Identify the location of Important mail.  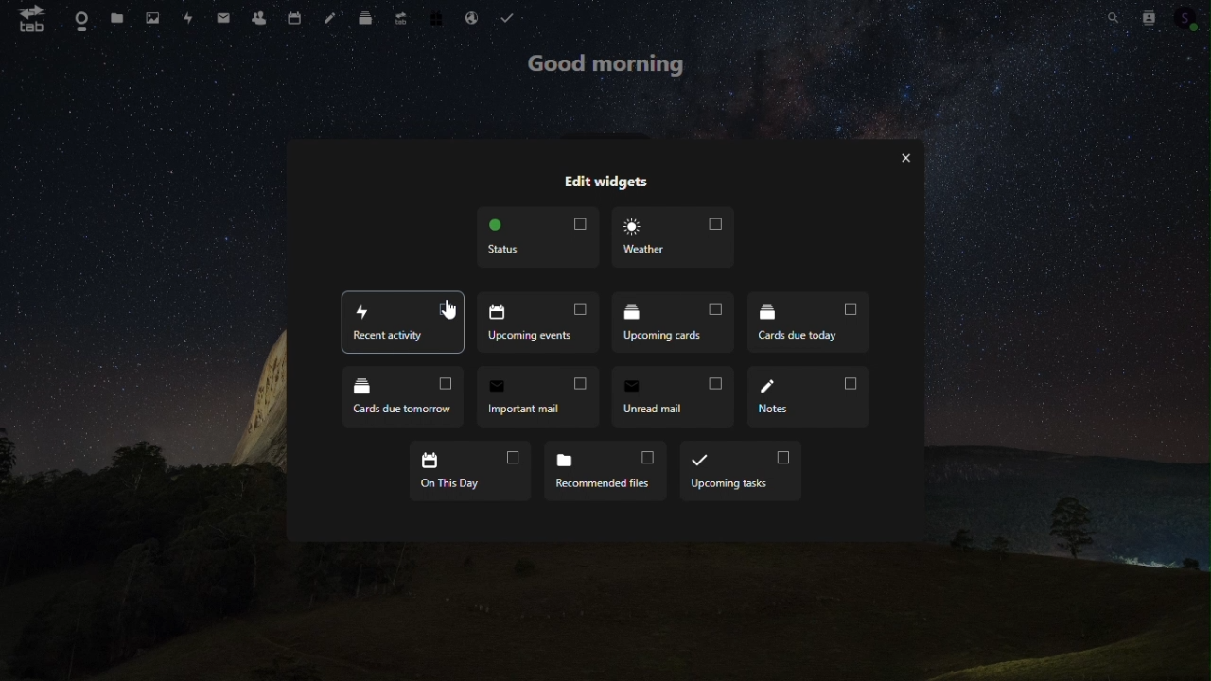
(535, 397).